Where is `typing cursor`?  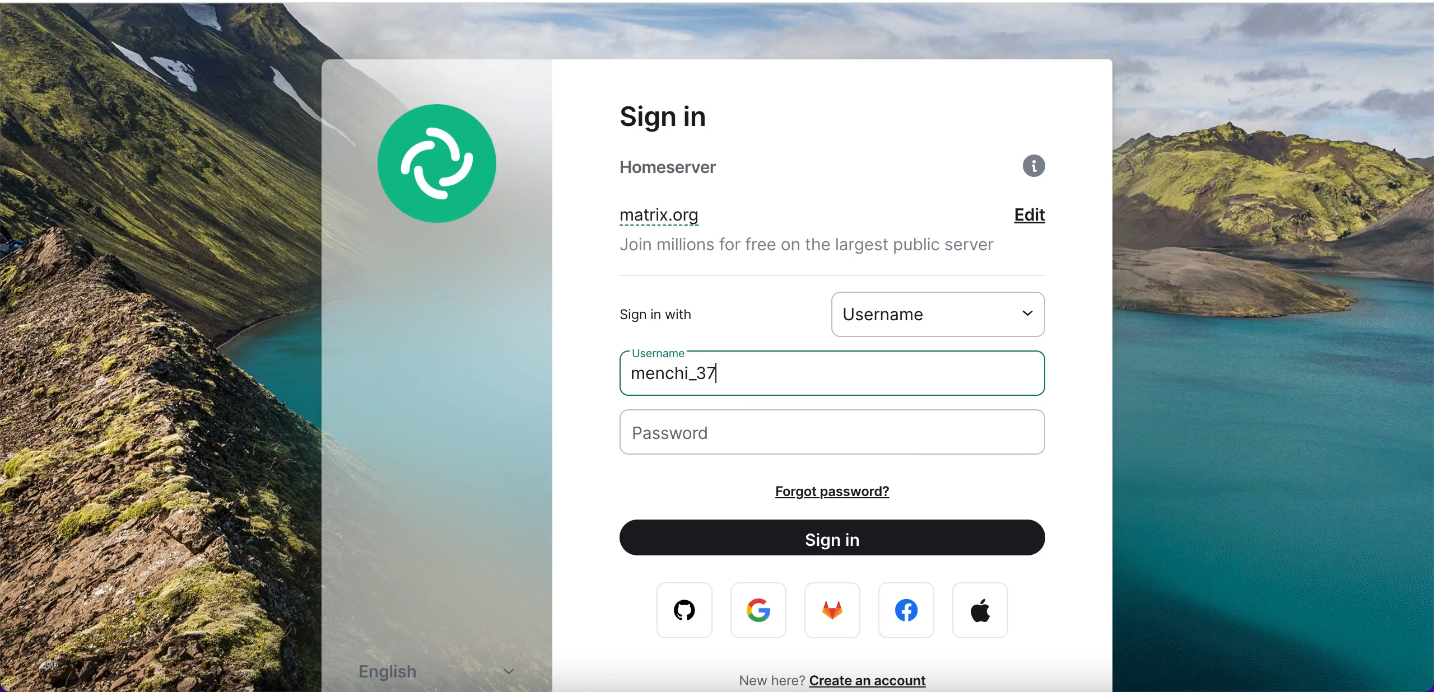
typing cursor is located at coordinates (721, 369).